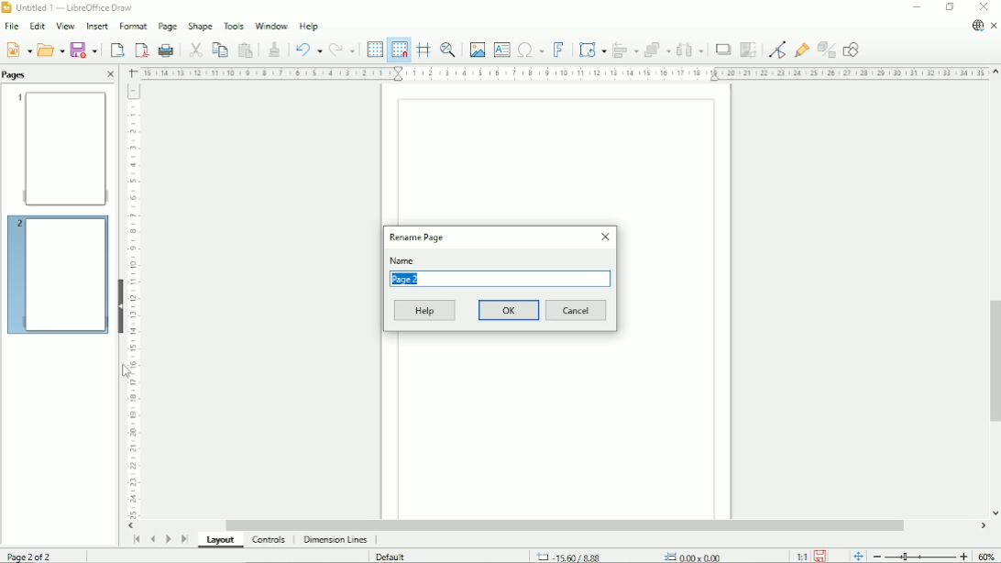 This screenshot has height=563, width=1001. Describe the element at coordinates (200, 26) in the screenshot. I see `Shape` at that location.